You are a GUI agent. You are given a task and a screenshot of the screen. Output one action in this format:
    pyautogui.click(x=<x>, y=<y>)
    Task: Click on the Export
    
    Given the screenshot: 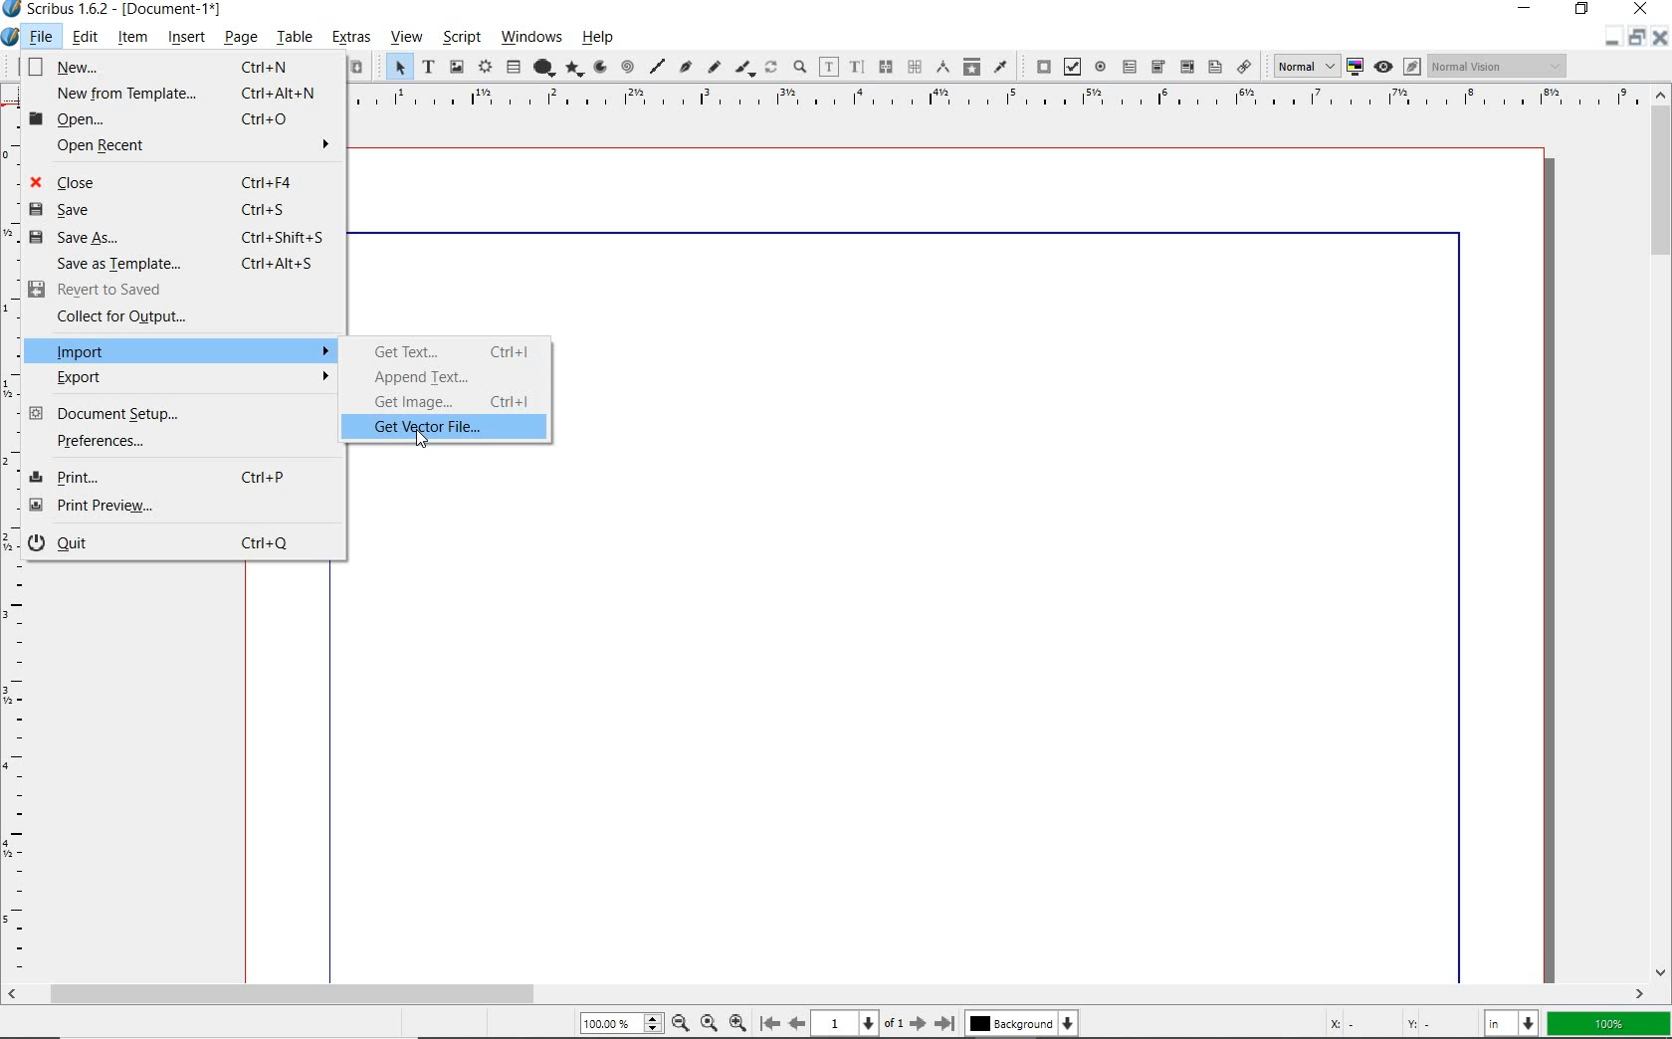 What is the action you would take?
    pyautogui.click(x=183, y=379)
    